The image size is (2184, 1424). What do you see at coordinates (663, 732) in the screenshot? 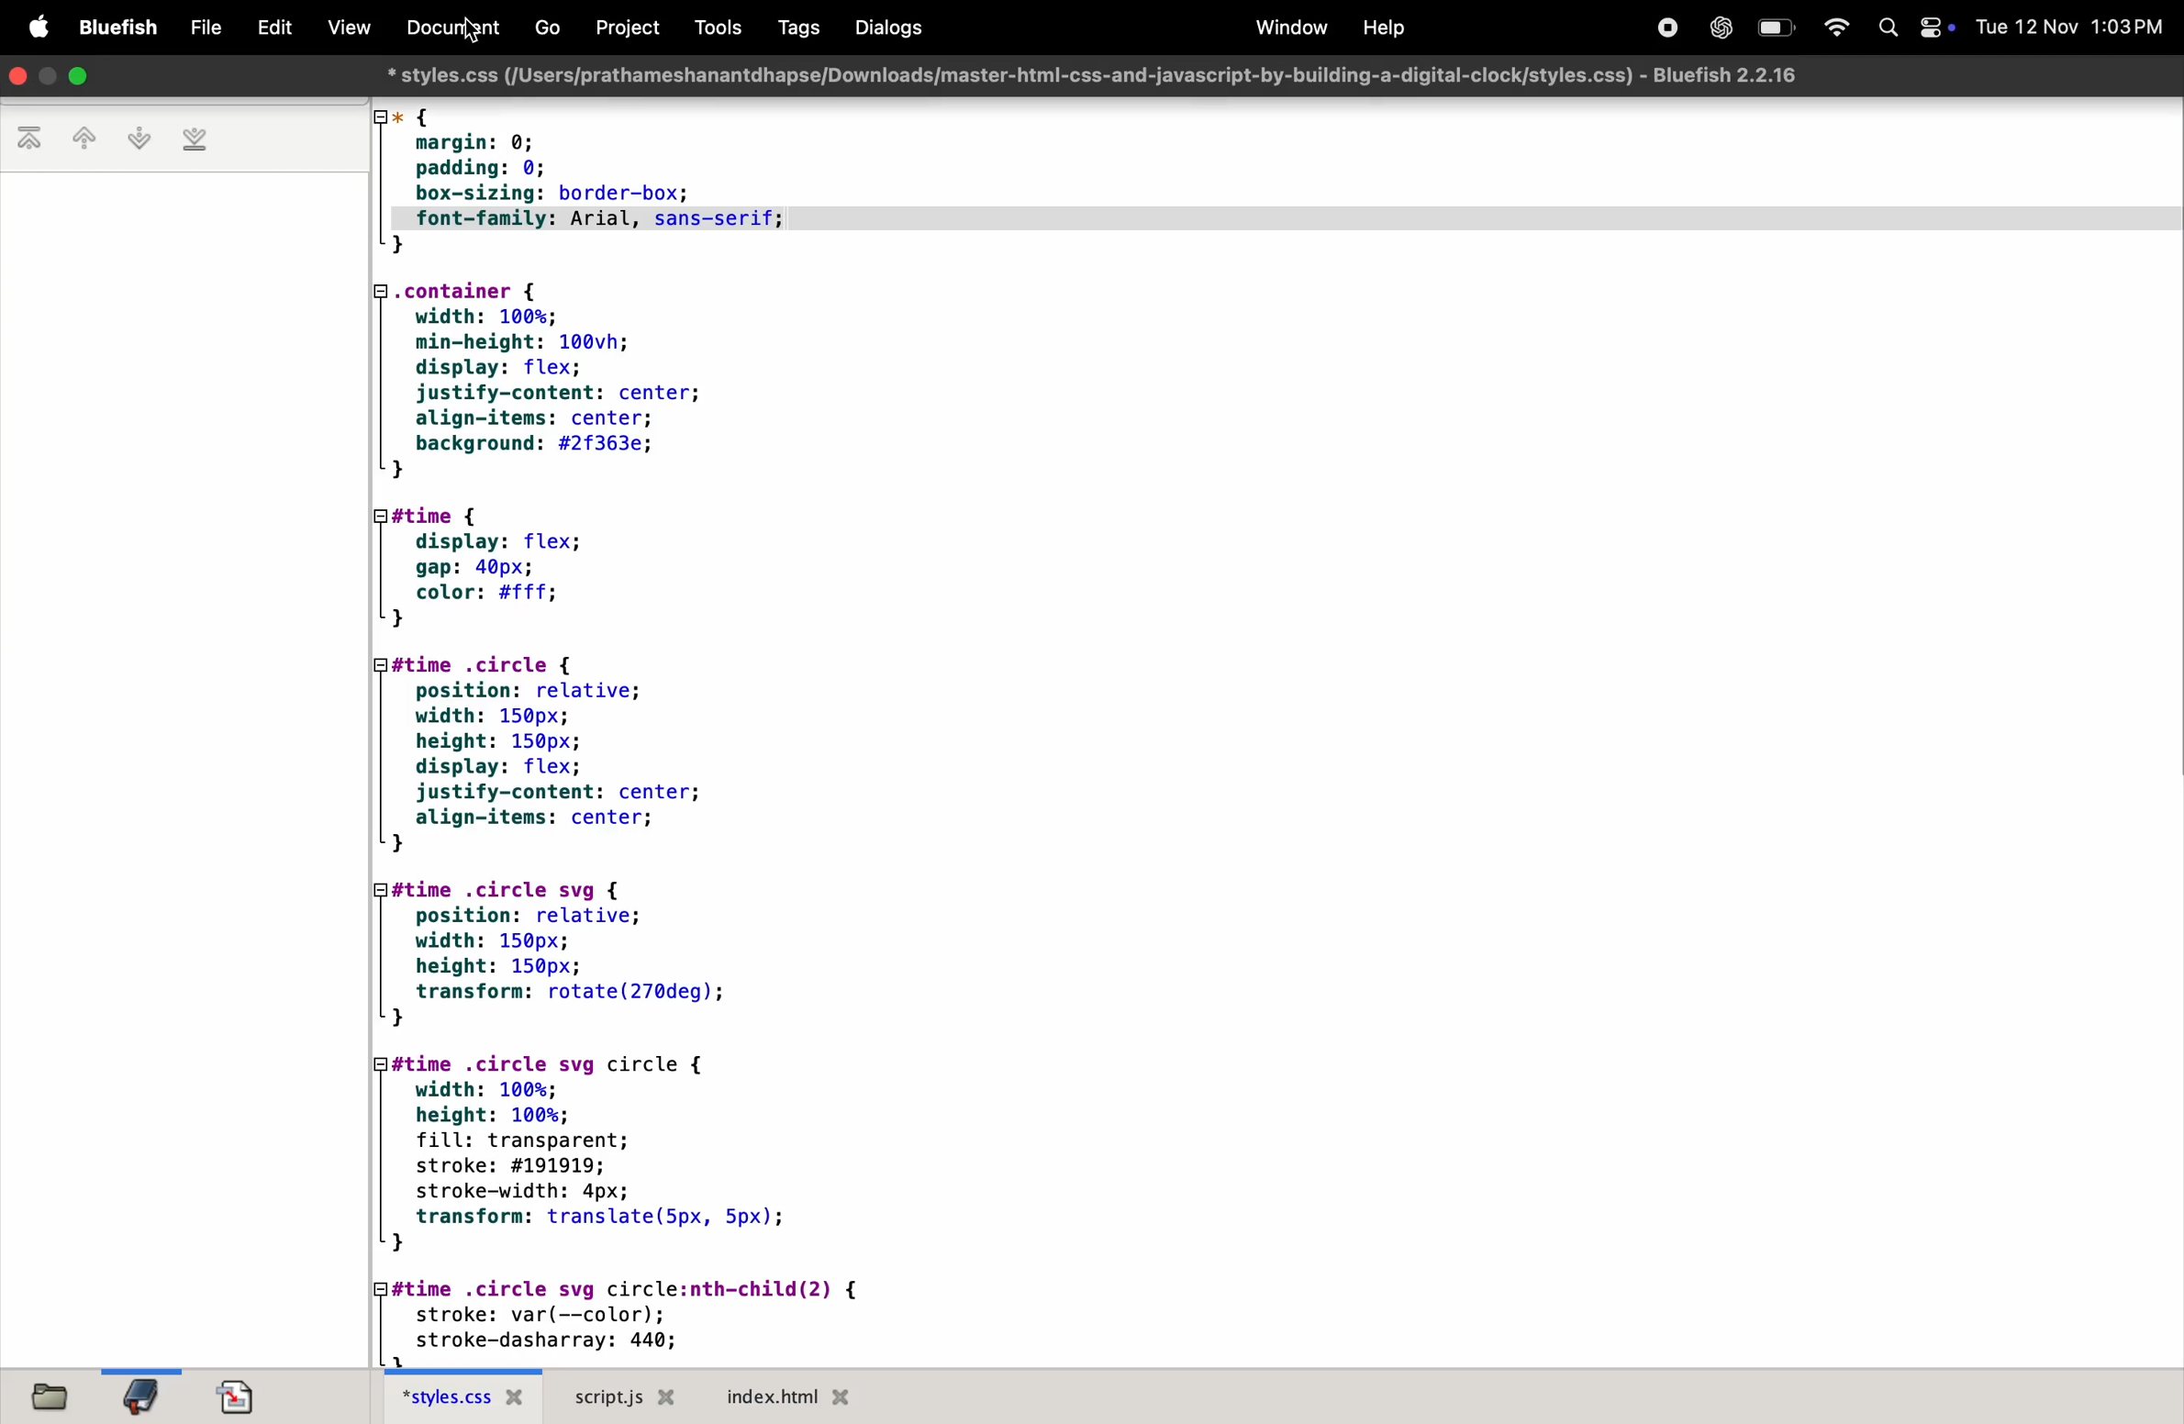
I see `code block` at bounding box center [663, 732].